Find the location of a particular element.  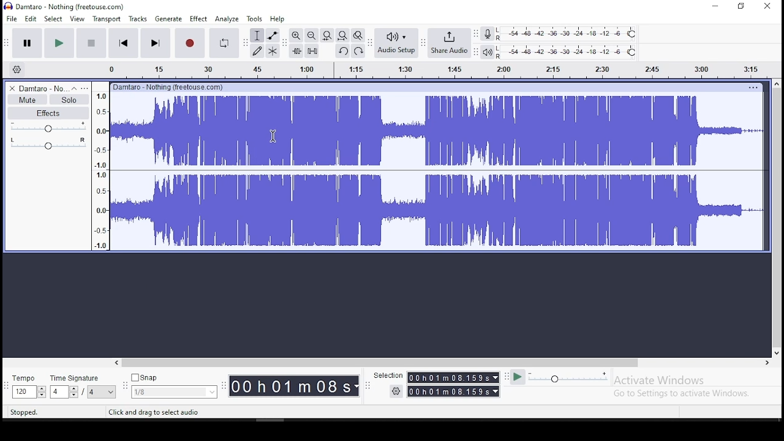

Drop down is located at coordinates (356, 386).